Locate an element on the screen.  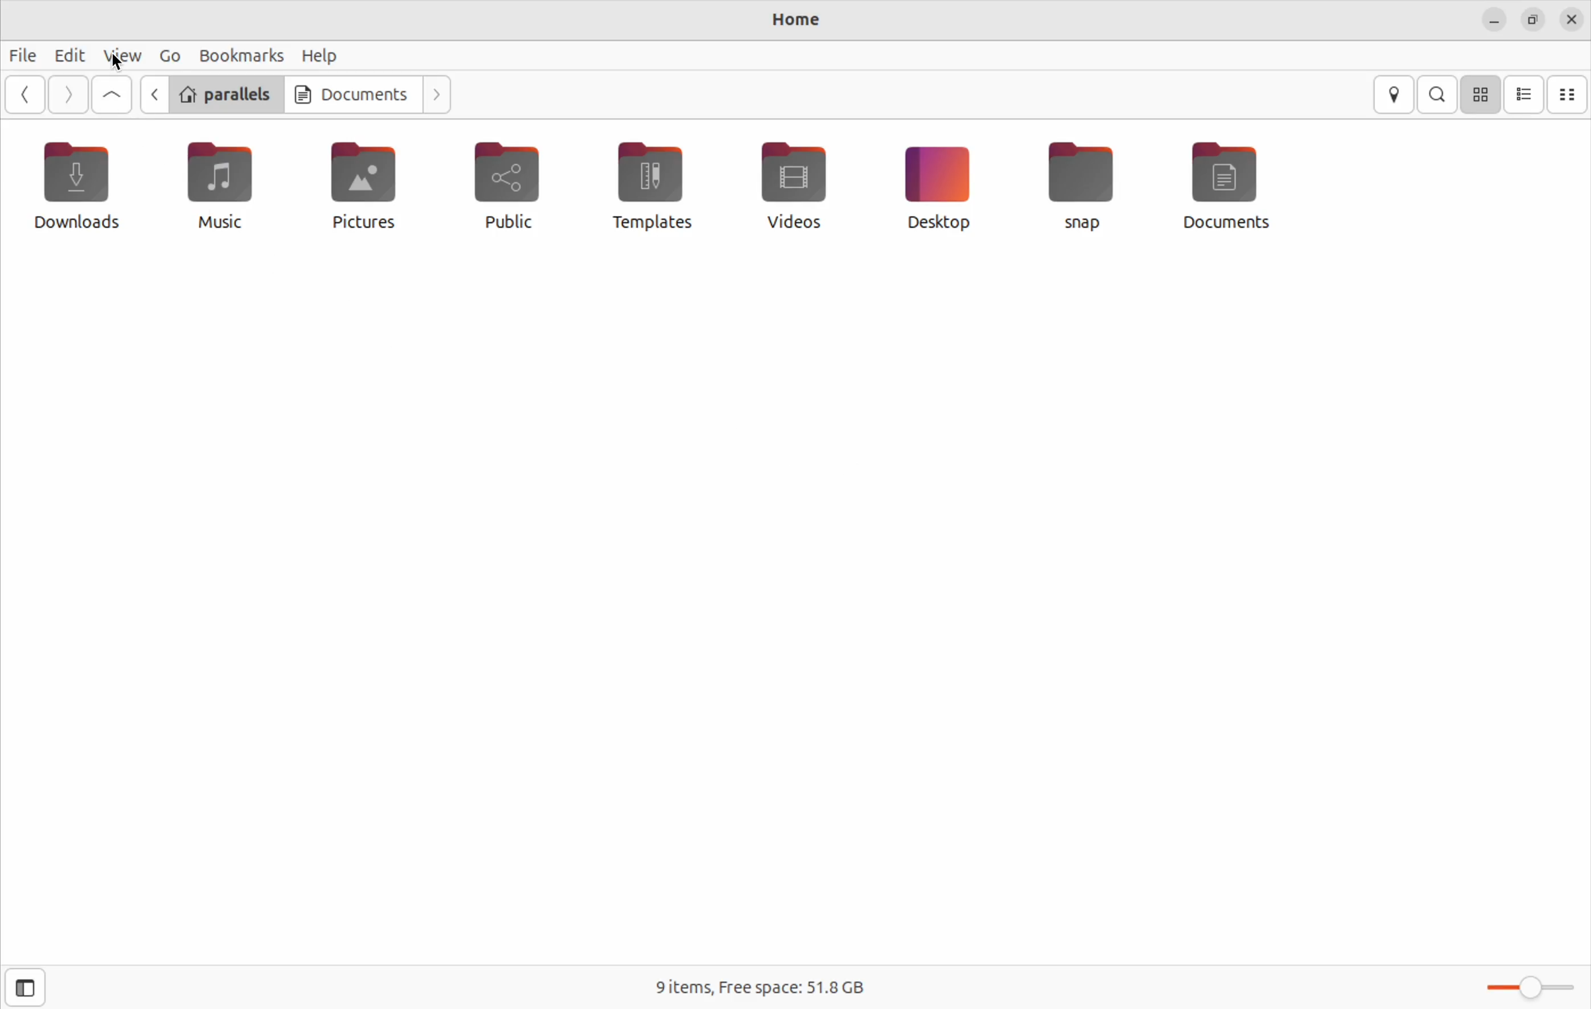
search is located at coordinates (1440, 94).